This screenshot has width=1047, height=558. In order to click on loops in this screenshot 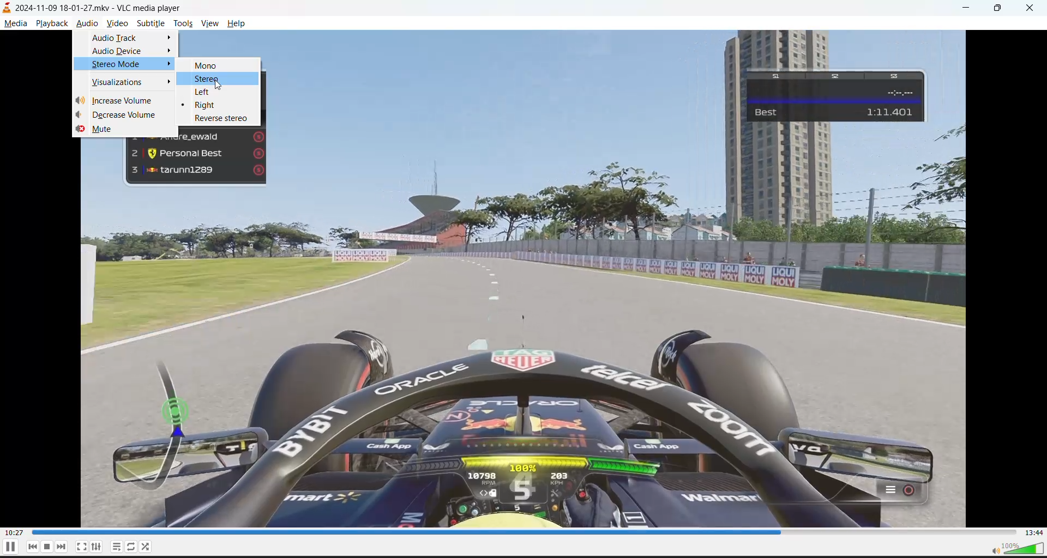, I will do `click(133, 547)`.